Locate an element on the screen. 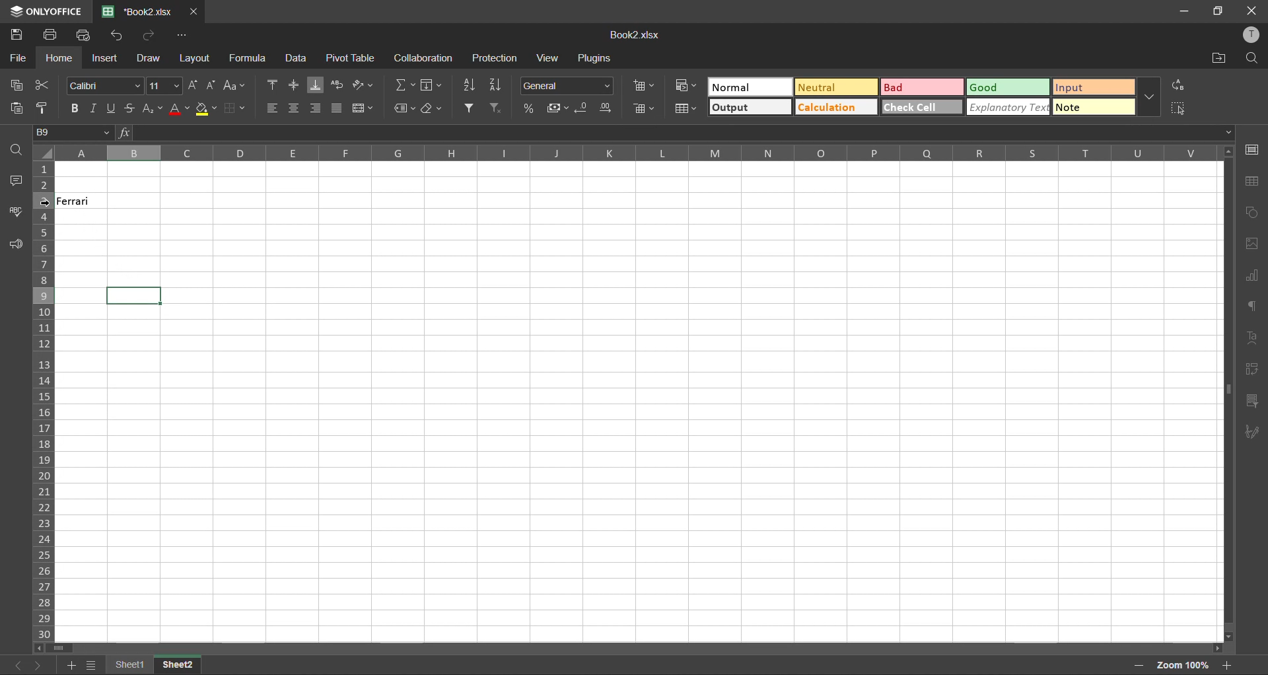  conditional formatting is located at coordinates (684, 85).